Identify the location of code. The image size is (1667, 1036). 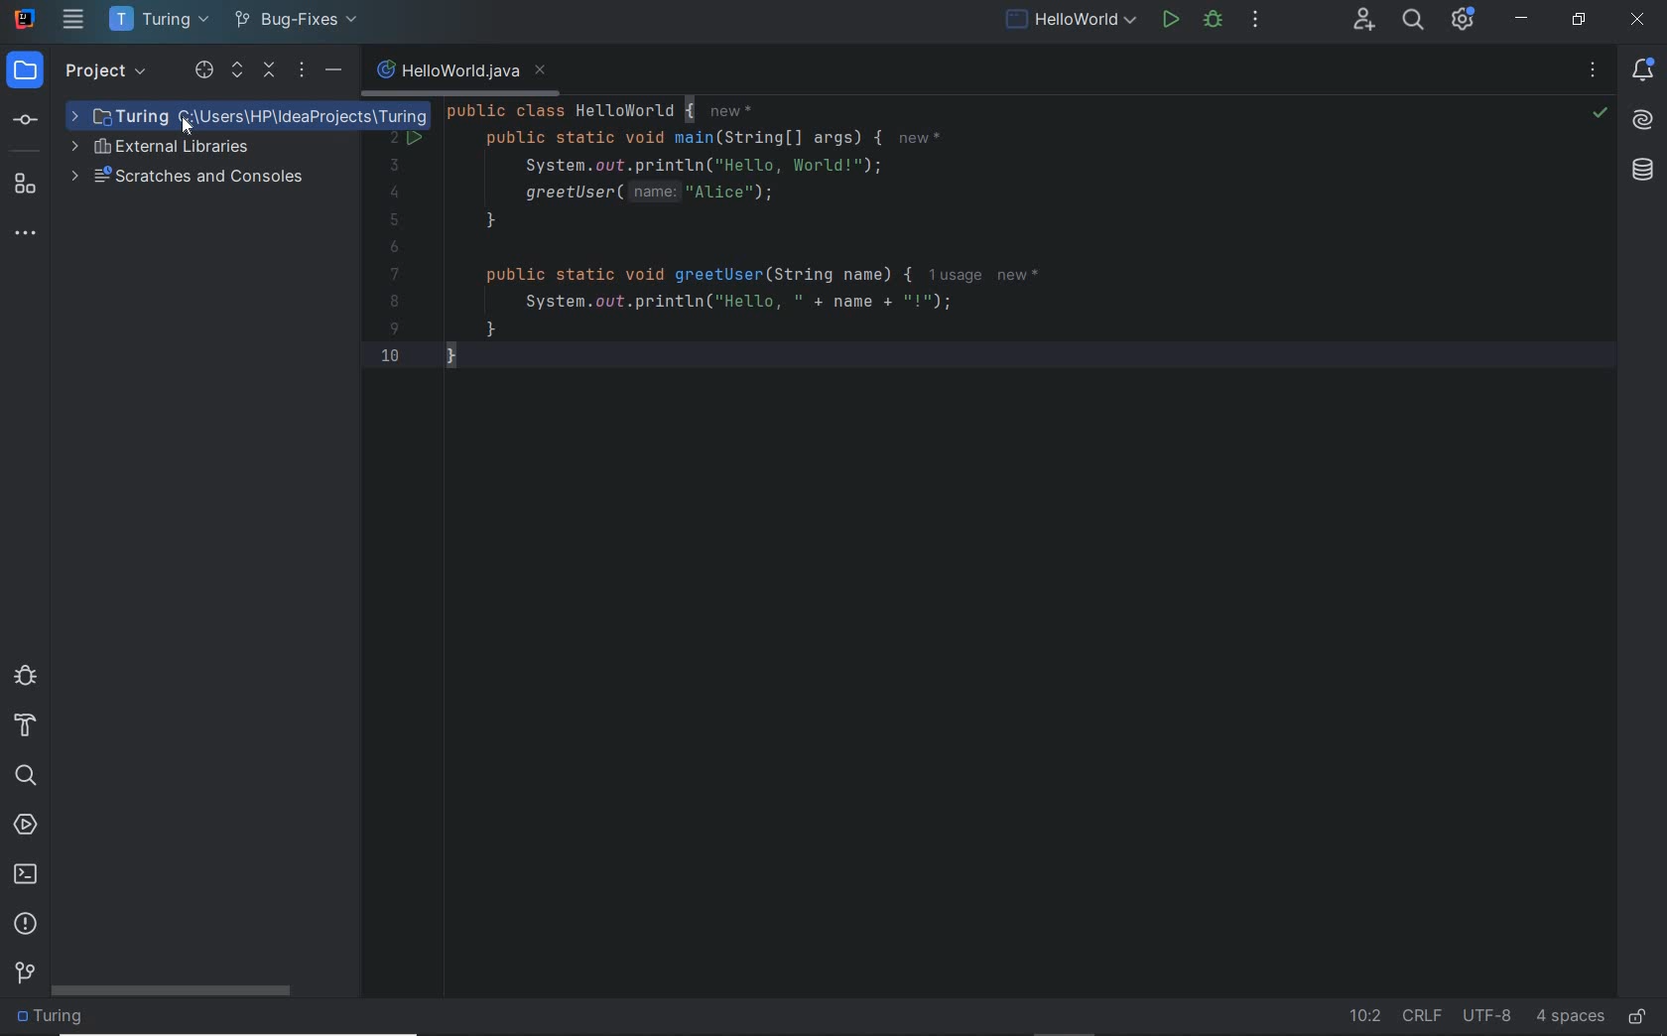
(837, 232).